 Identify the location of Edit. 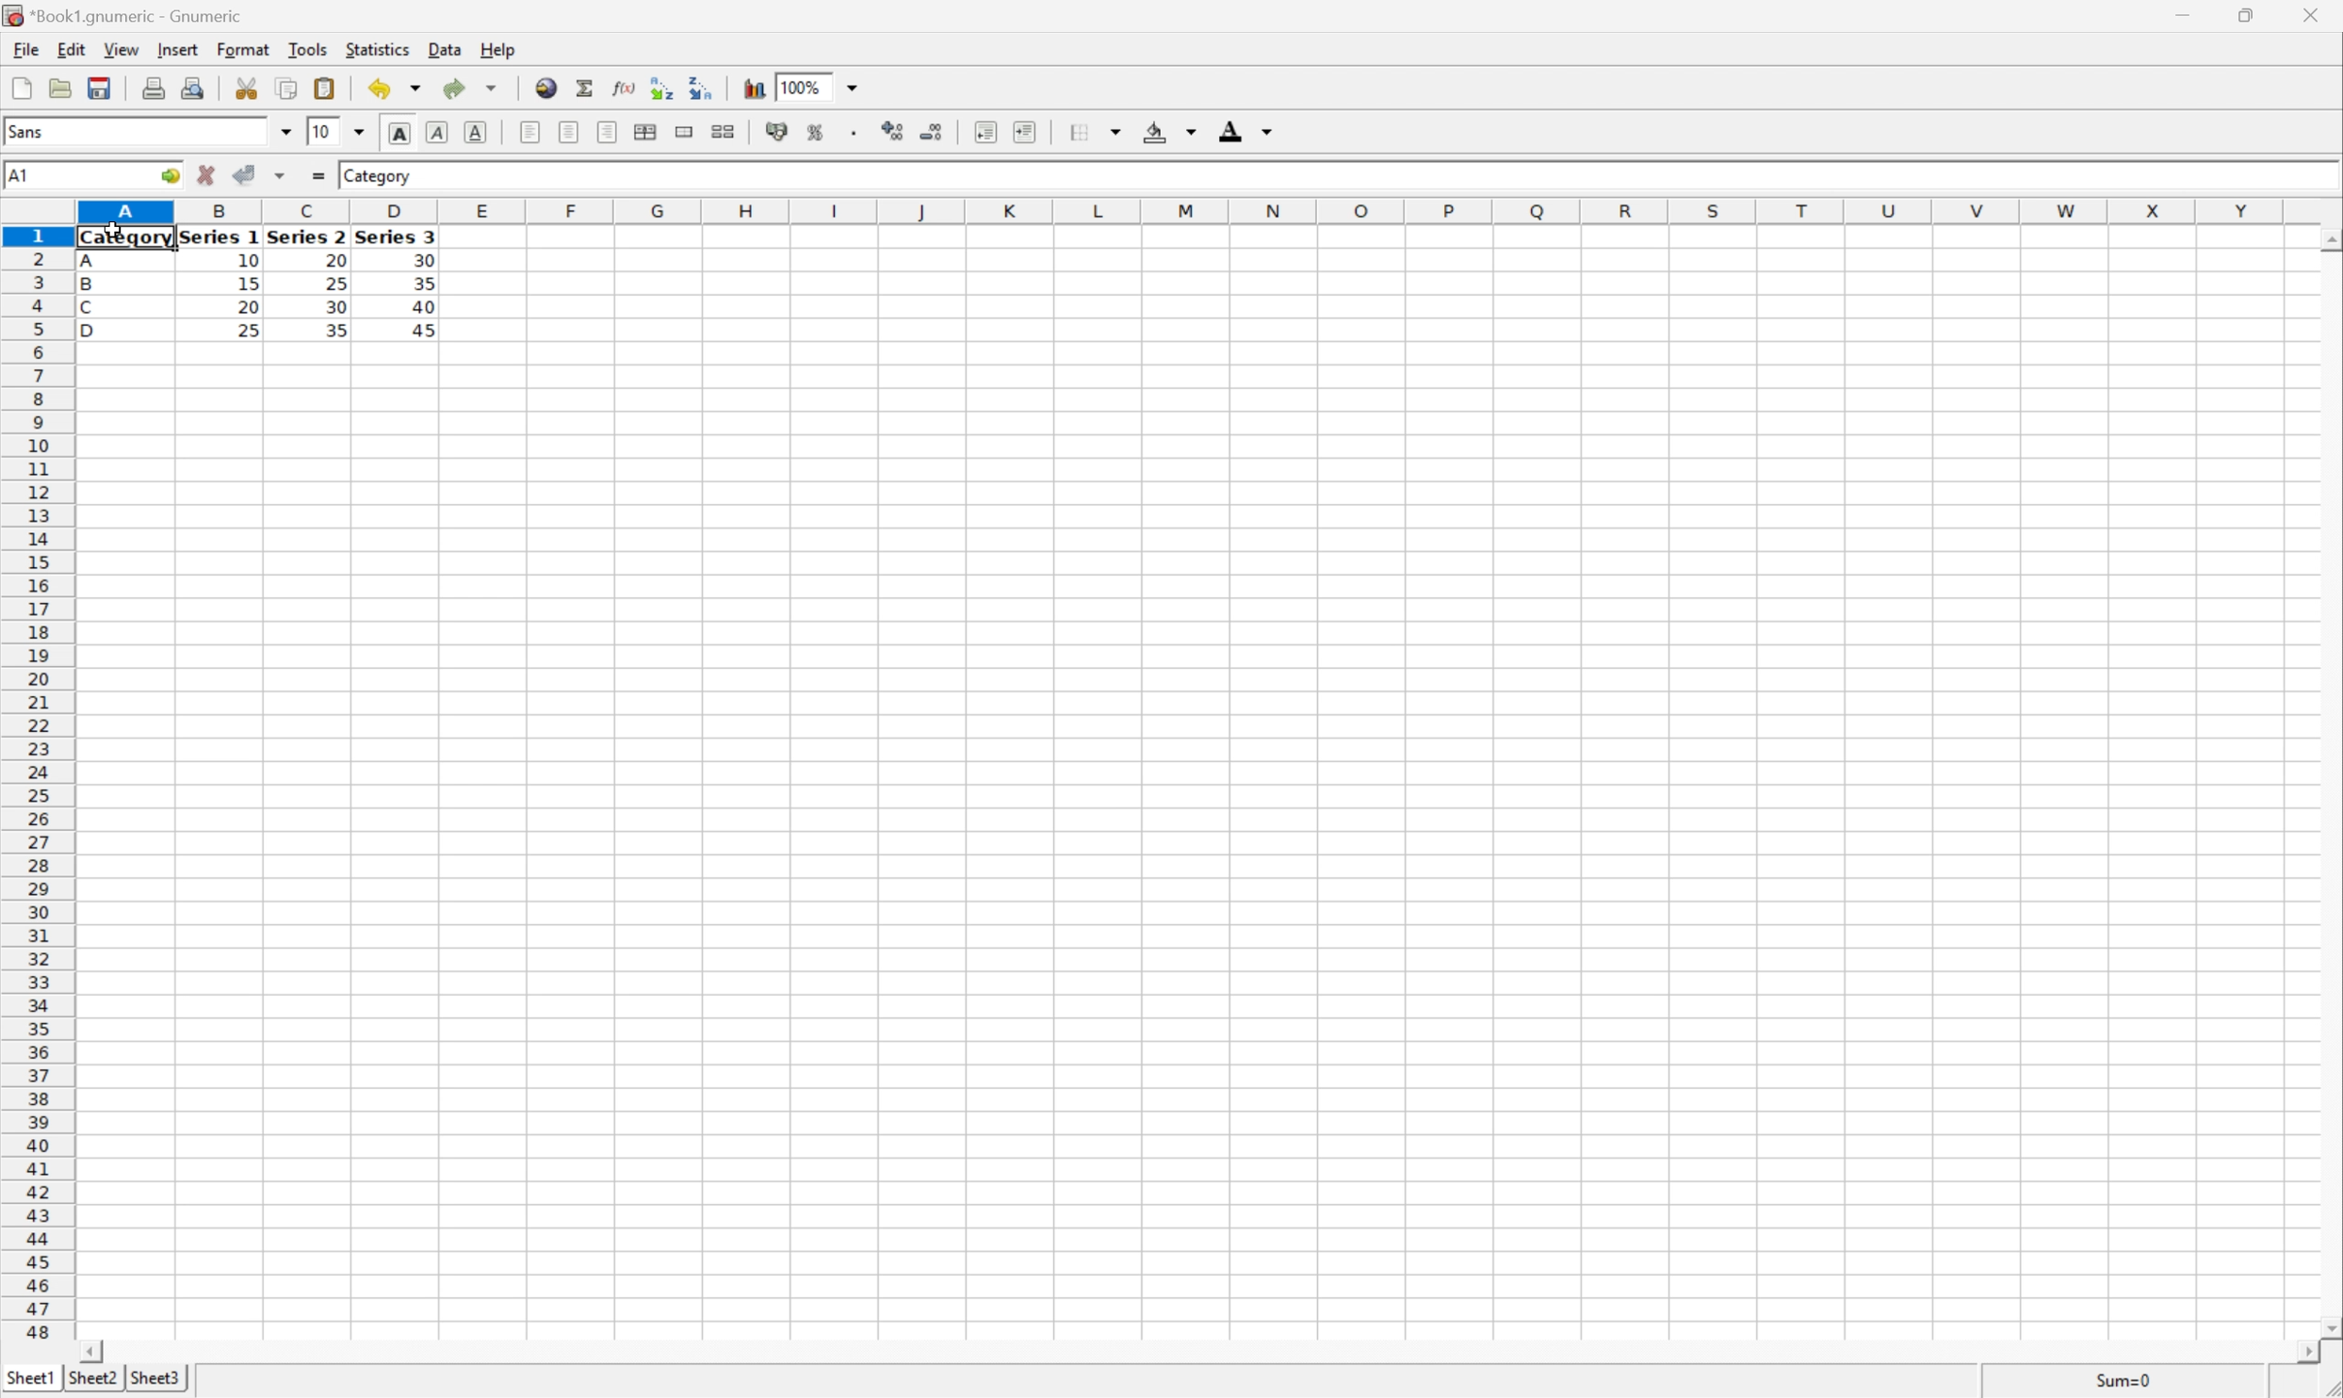
(72, 48).